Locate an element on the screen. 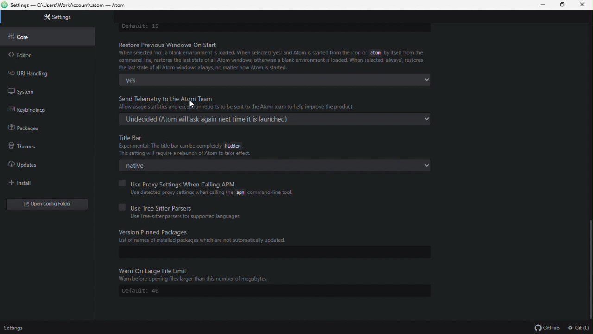 This screenshot has height=334, width=593. Use detected proxy settings when calling the aps command-line tool. is located at coordinates (208, 193).